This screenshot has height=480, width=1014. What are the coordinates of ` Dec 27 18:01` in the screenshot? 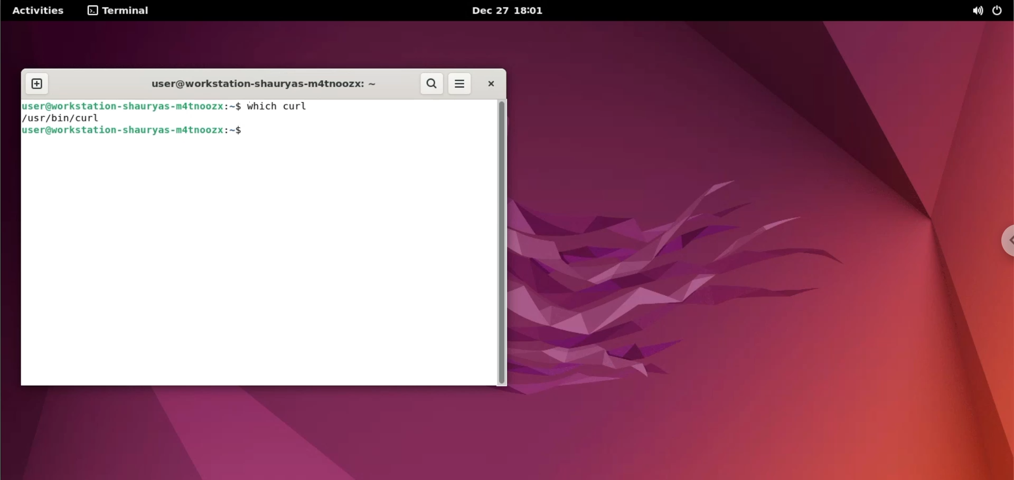 It's located at (509, 11).